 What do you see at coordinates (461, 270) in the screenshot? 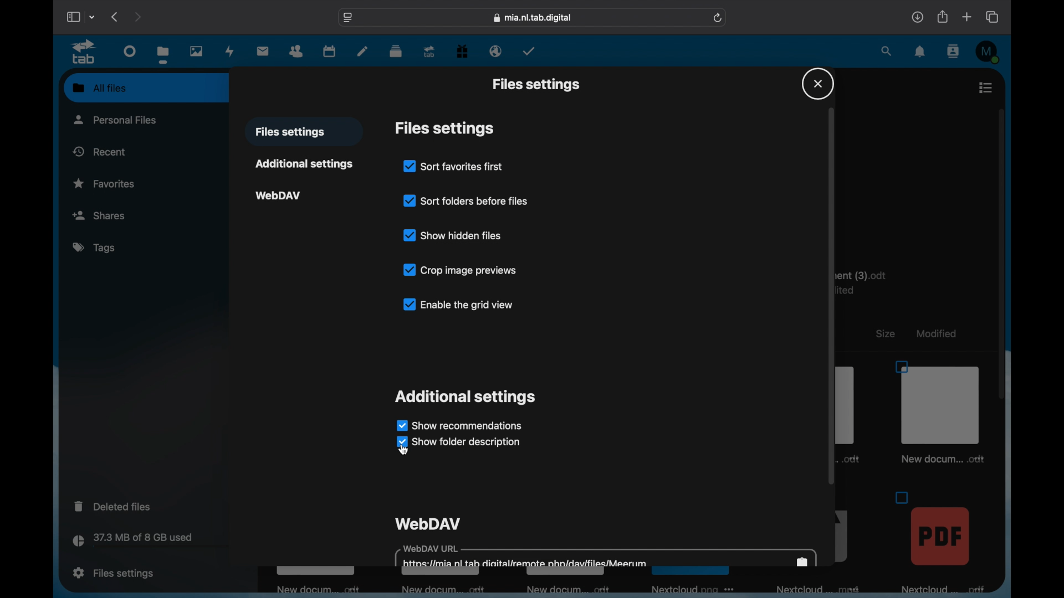
I see `crop image previews` at bounding box center [461, 270].